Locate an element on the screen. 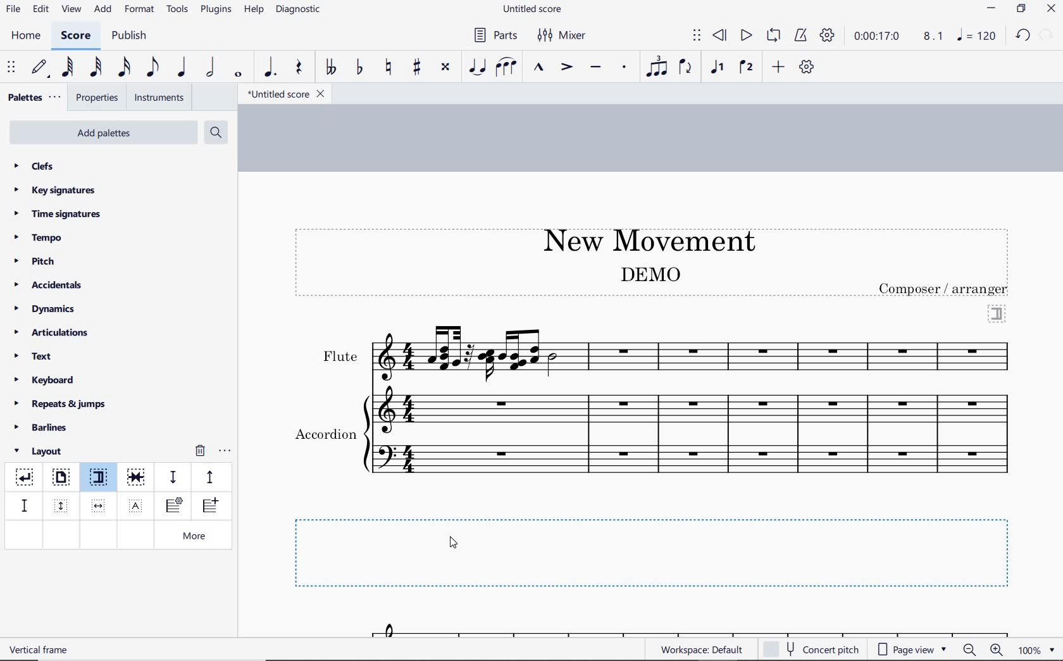 The width and height of the screenshot is (1063, 661). tools is located at coordinates (178, 9).